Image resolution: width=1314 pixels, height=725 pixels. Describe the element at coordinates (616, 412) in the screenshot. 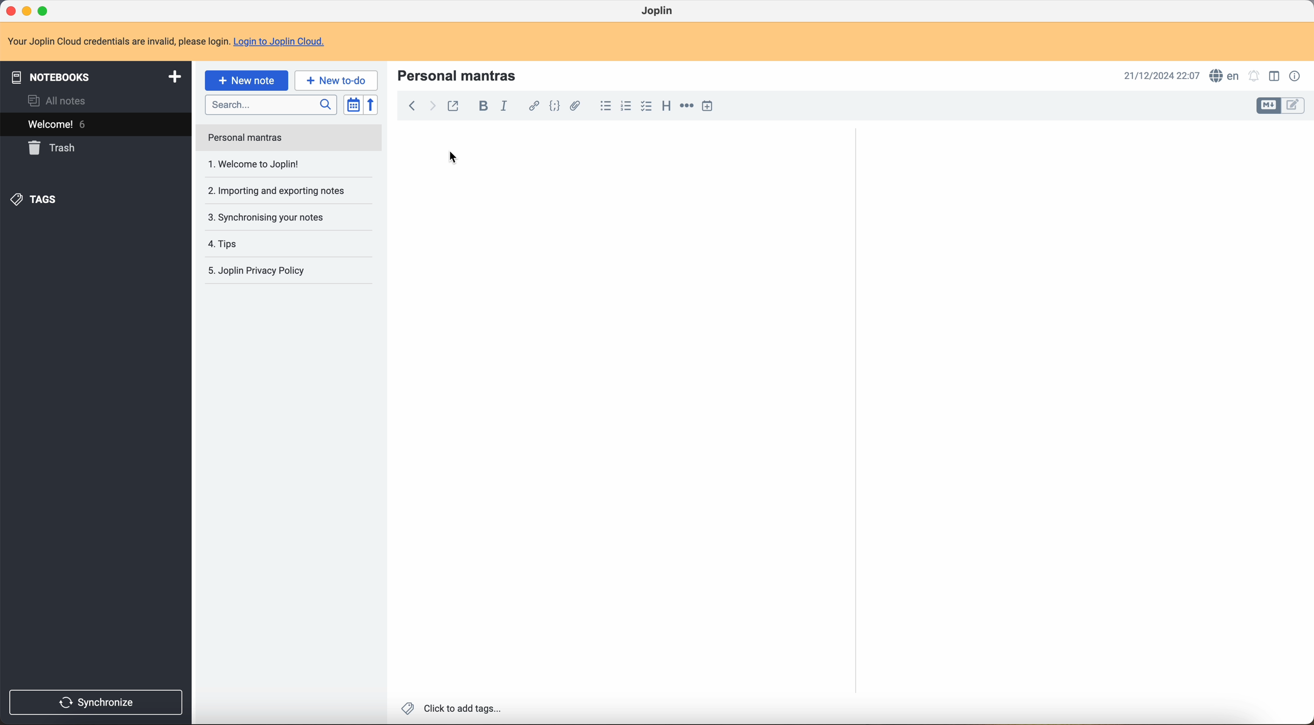

I see `body text` at that location.